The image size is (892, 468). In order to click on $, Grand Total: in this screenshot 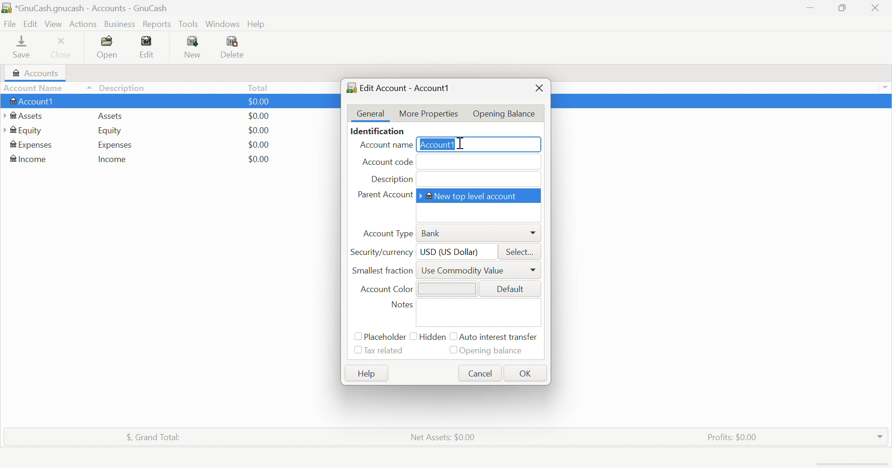, I will do `click(153, 437)`.